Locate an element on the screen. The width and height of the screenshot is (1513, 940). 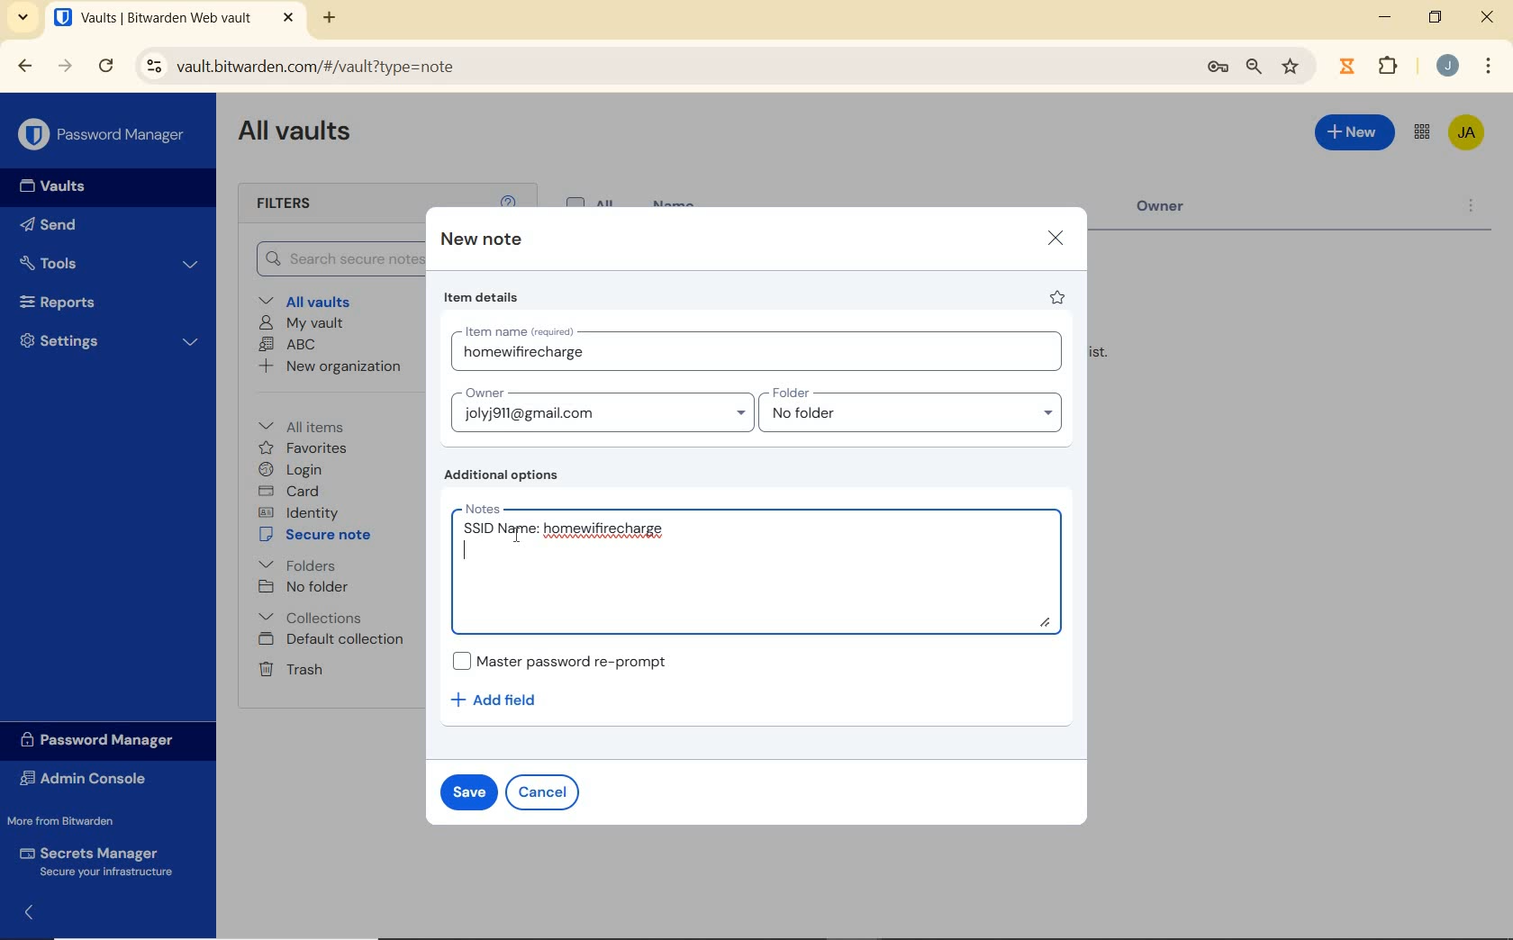
secure note is located at coordinates (319, 535).